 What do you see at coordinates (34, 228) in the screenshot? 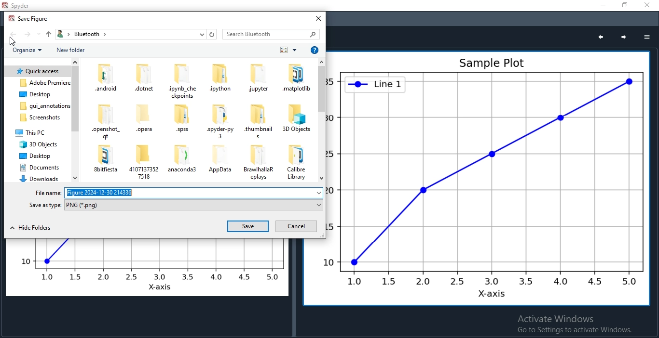
I see `hide folders` at bounding box center [34, 228].